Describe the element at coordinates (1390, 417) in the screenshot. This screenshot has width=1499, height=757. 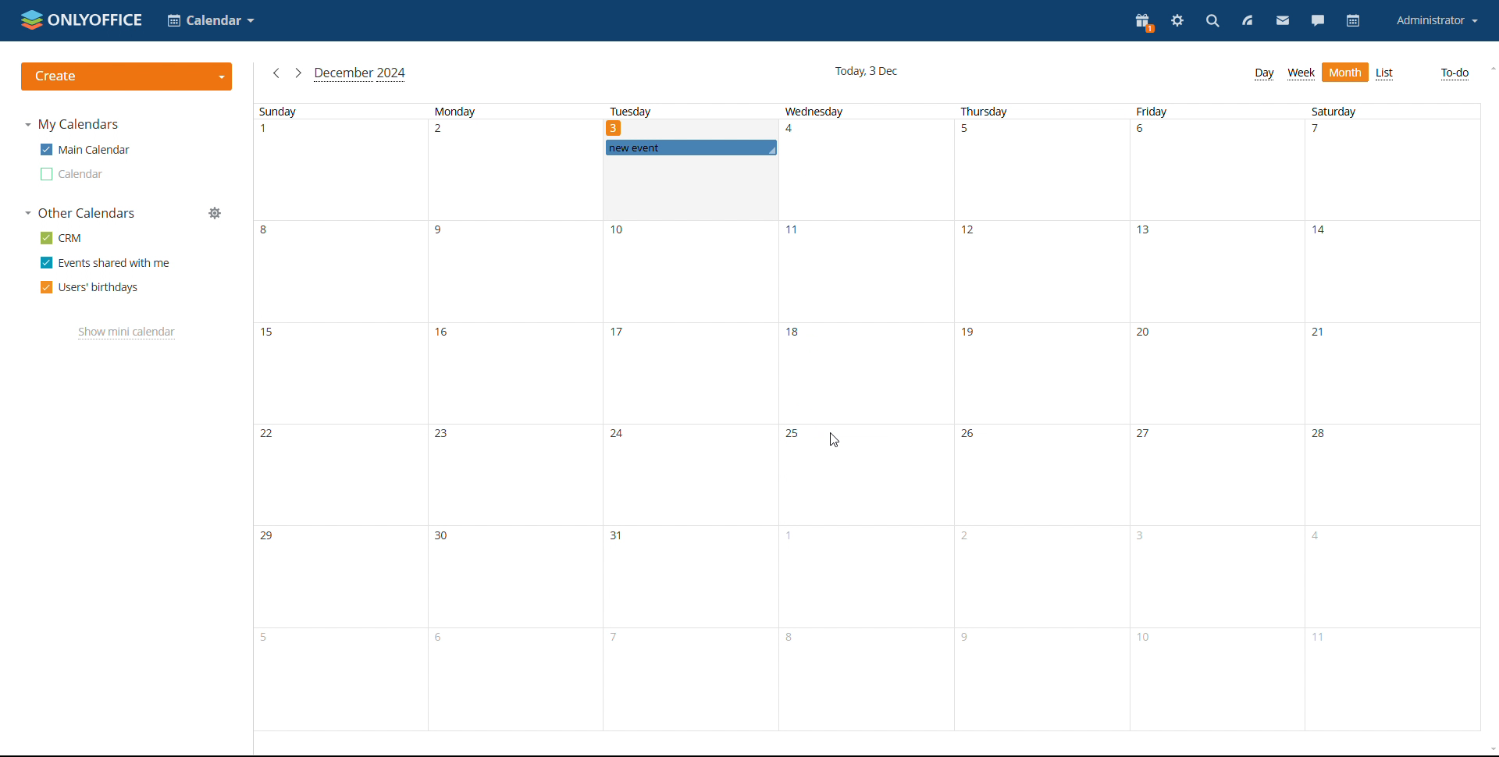
I see `saturday` at that location.